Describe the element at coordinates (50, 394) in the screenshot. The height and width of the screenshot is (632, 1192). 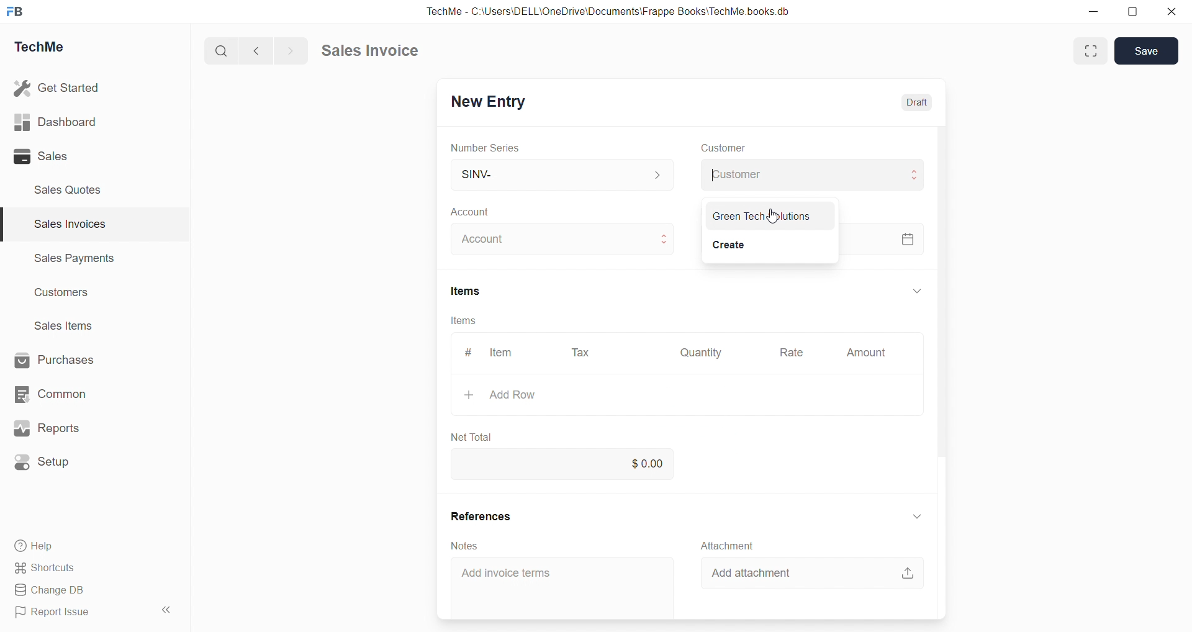
I see `Common` at that location.